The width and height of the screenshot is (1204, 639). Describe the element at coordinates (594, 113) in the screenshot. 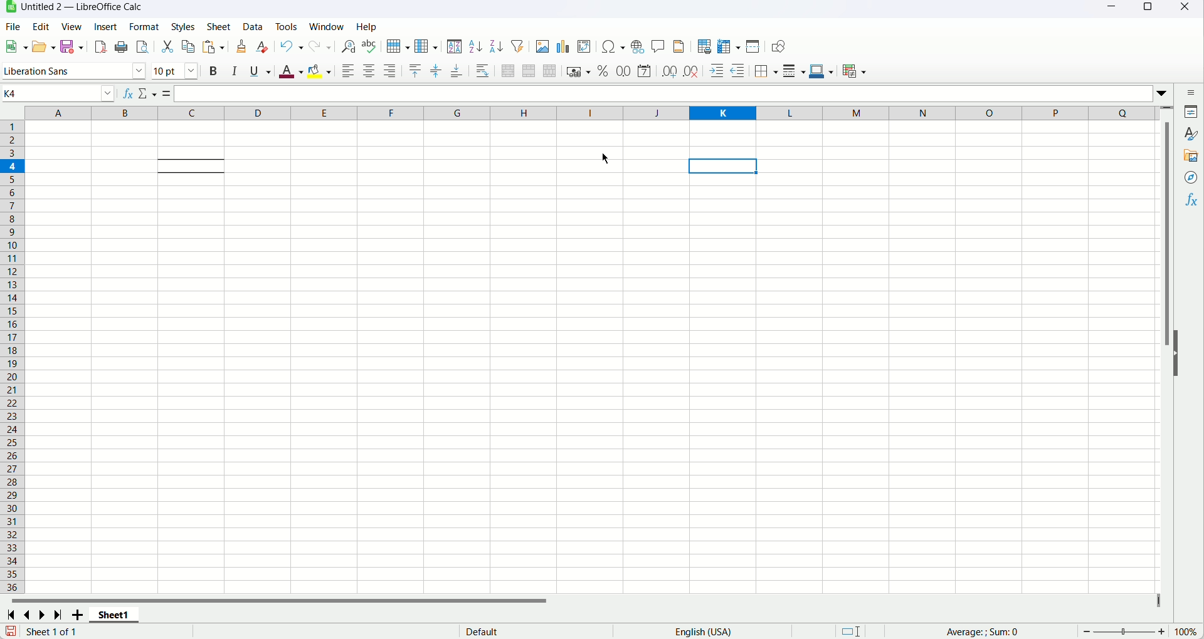

I see `Column name` at that location.